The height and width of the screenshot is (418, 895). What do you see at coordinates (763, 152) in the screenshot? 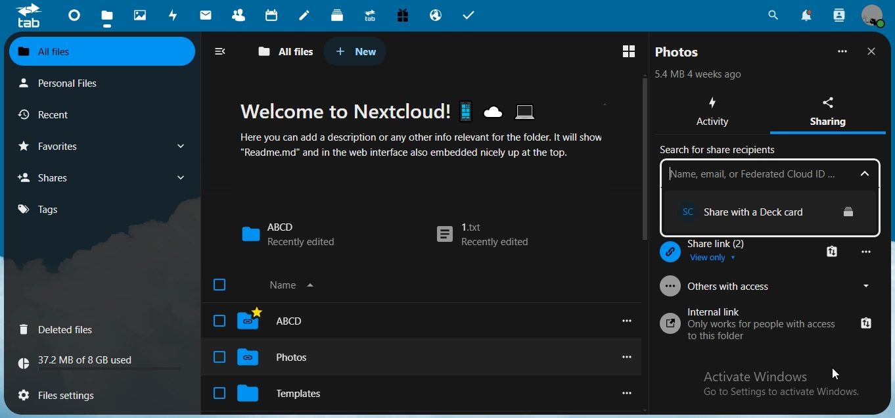
I see `text` at bounding box center [763, 152].